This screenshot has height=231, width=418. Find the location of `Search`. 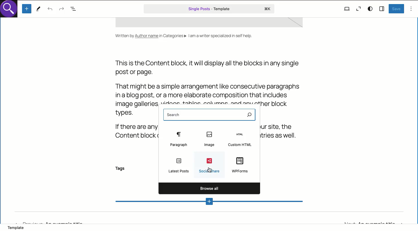

Search is located at coordinates (209, 115).